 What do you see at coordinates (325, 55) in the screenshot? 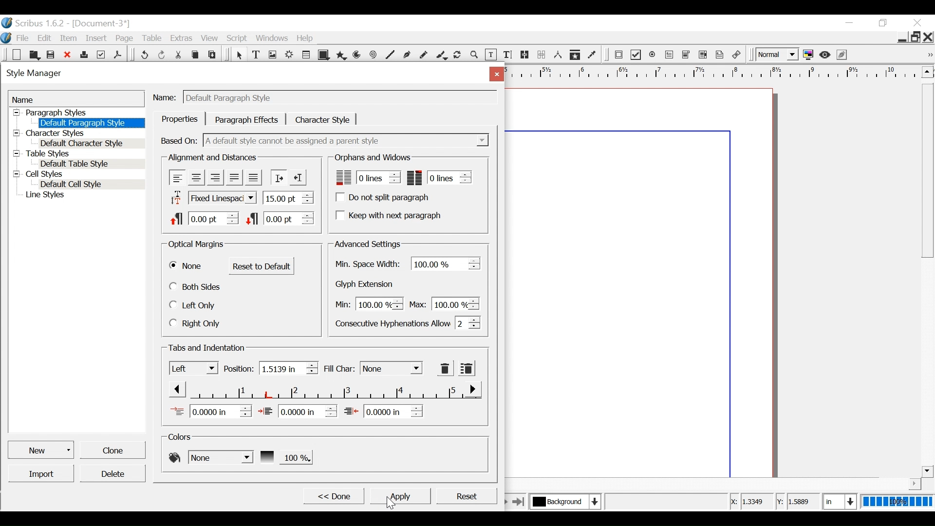
I see `Shape ` at bounding box center [325, 55].